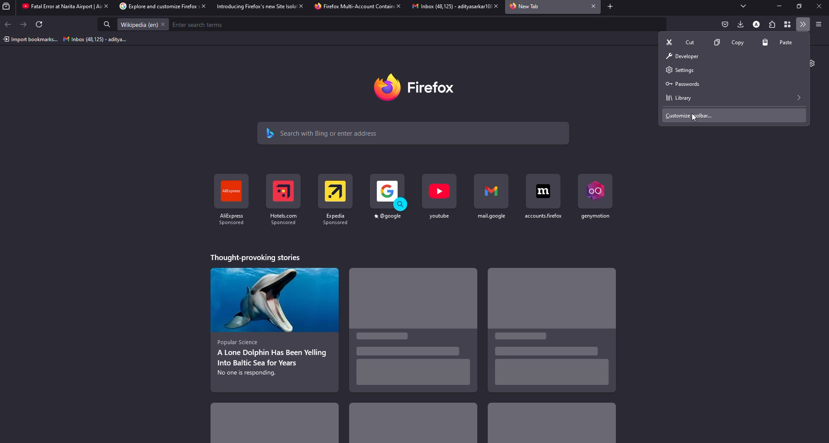 The height and width of the screenshot is (443, 829). Describe the element at coordinates (543, 196) in the screenshot. I see `shortcut` at that location.